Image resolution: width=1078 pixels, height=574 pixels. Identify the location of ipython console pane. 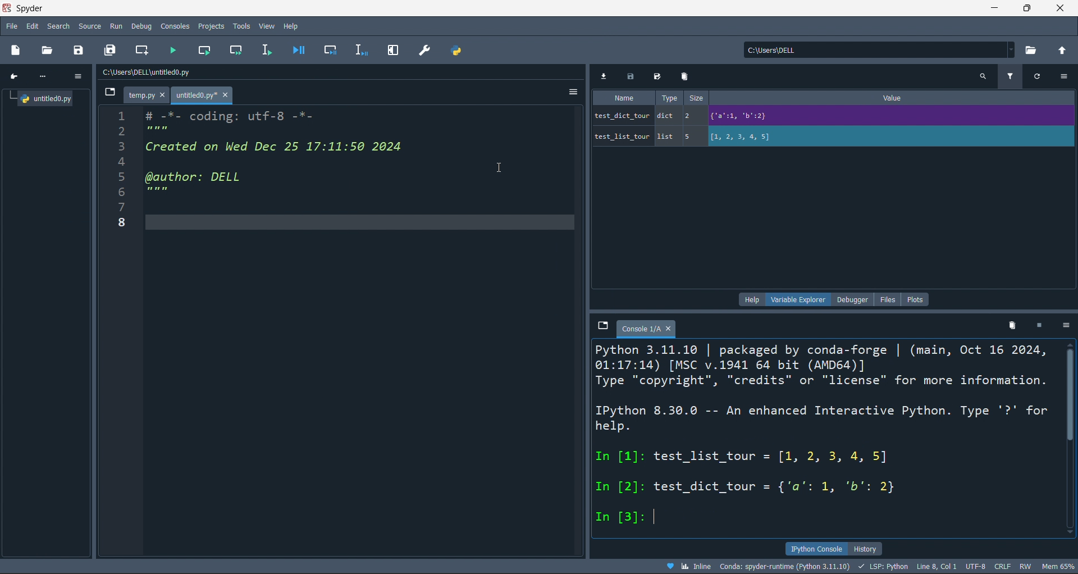
(826, 437).